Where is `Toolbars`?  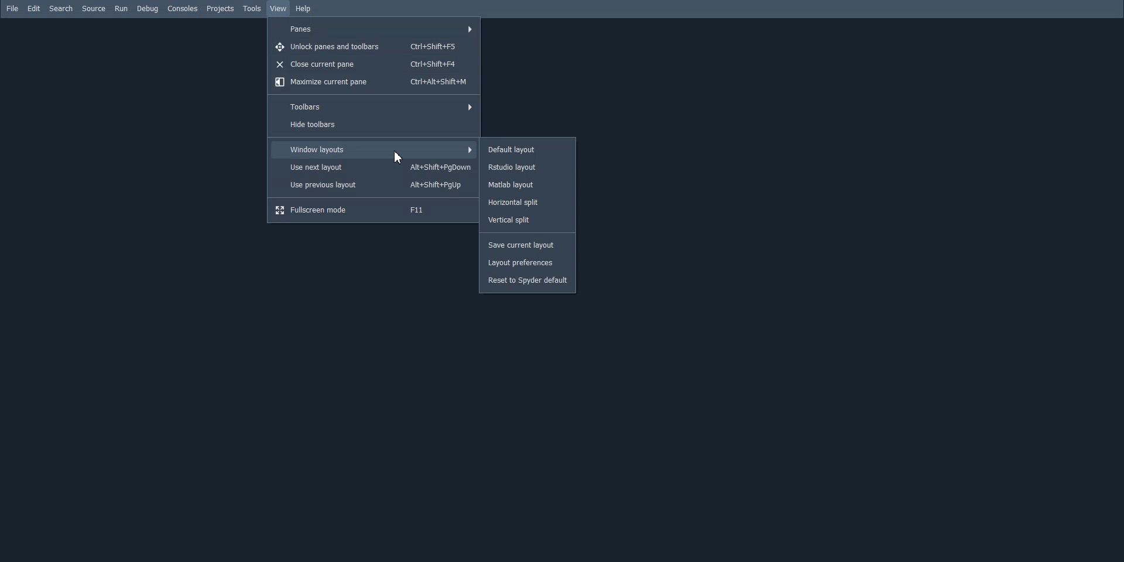
Toolbars is located at coordinates (372, 106).